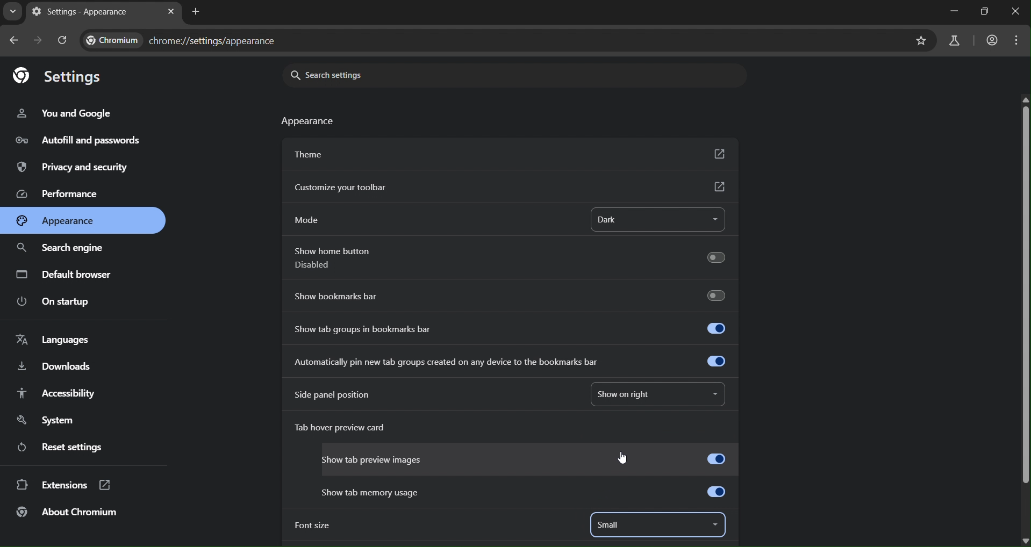 The image size is (1031, 547). I want to click on go forward in page, so click(39, 41).